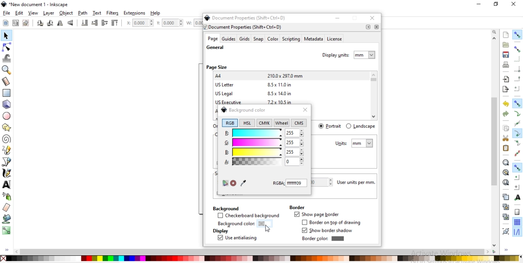  What do you see at coordinates (7, 230) in the screenshot?
I see `create and edit gradients` at bounding box center [7, 230].